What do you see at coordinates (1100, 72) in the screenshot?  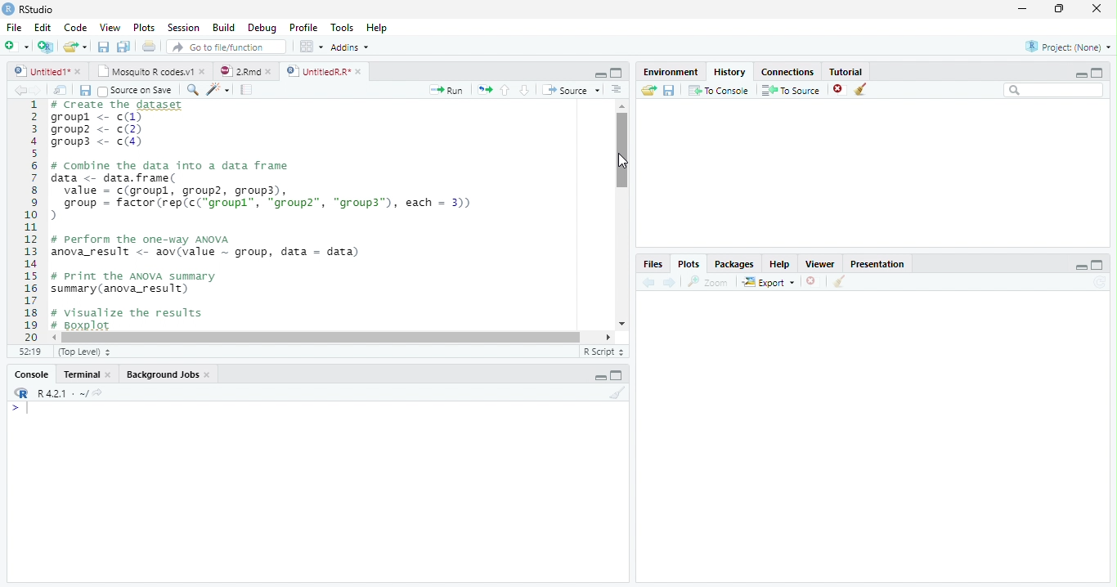 I see `maximize` at bounding box center [1100, 72].